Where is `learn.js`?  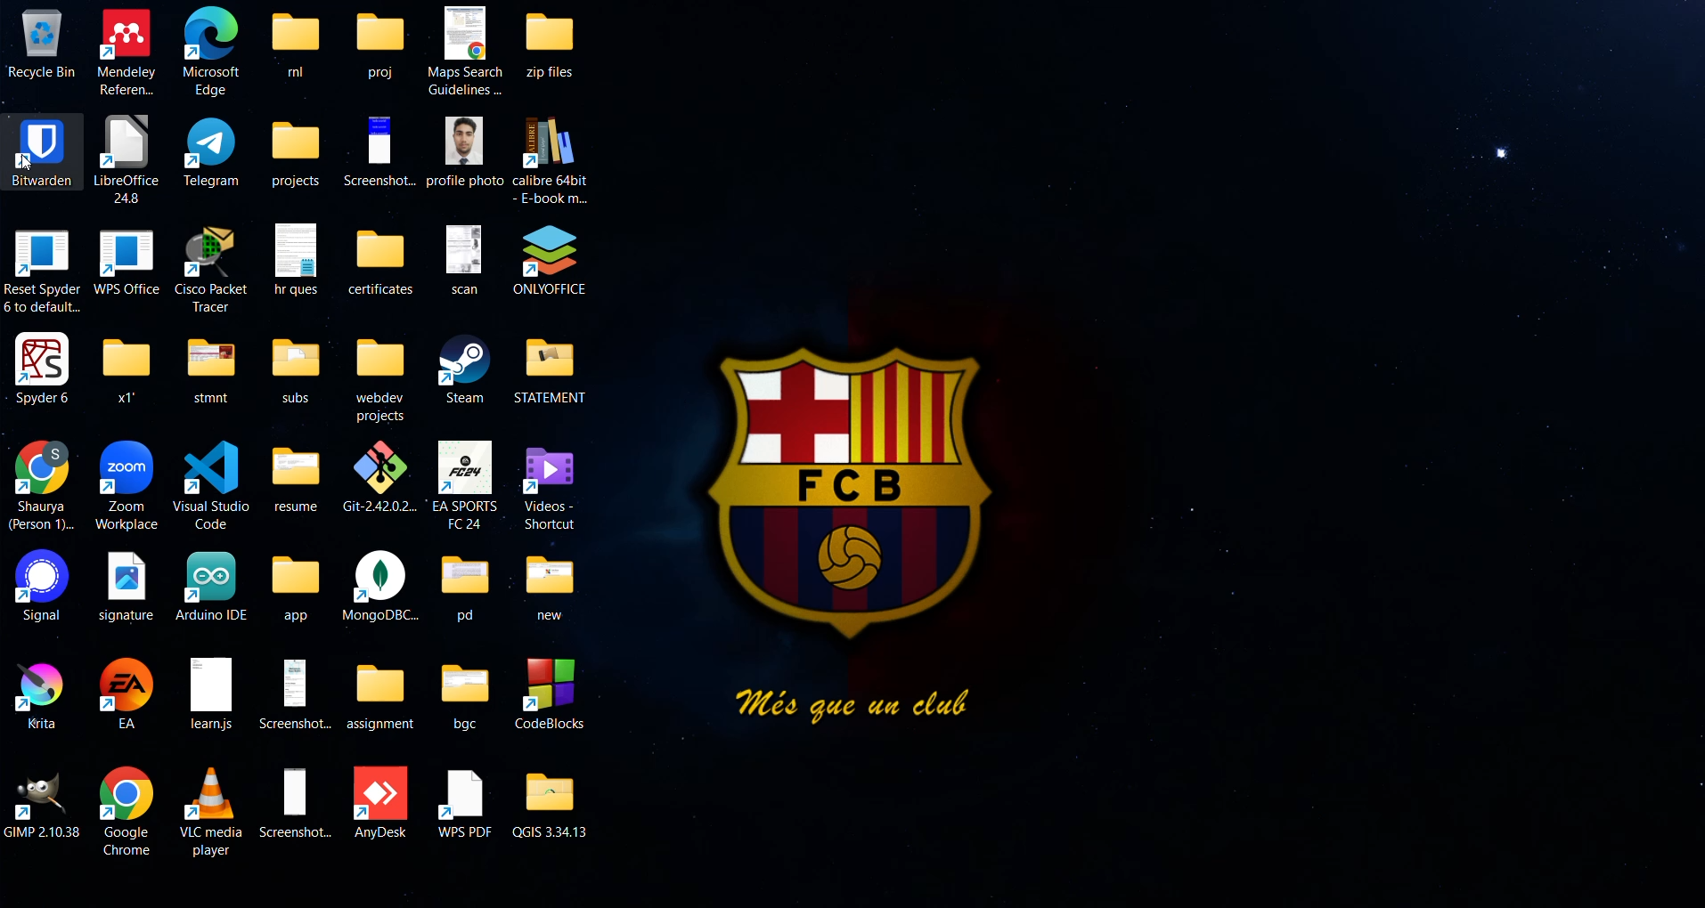 learn.js is located at coordinates (210, 695).